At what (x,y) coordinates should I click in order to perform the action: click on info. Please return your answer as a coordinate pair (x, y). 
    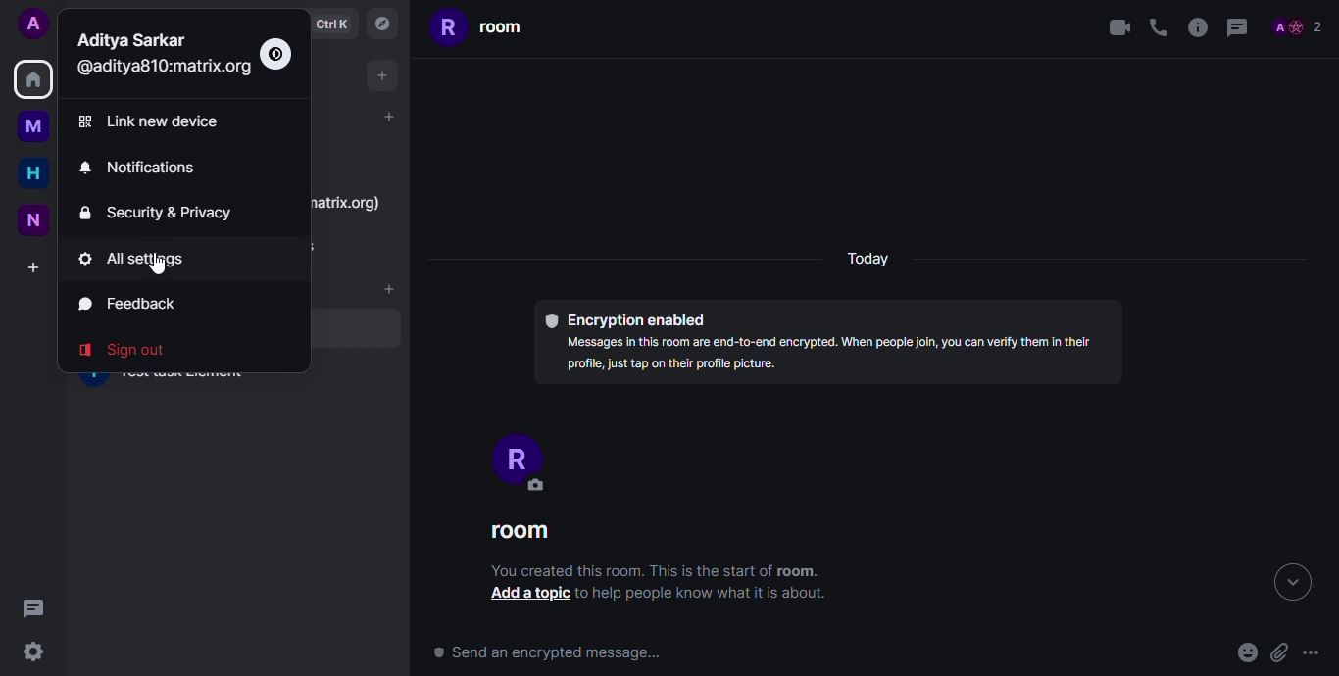
    Looking at the image, I should click on (830, 358).